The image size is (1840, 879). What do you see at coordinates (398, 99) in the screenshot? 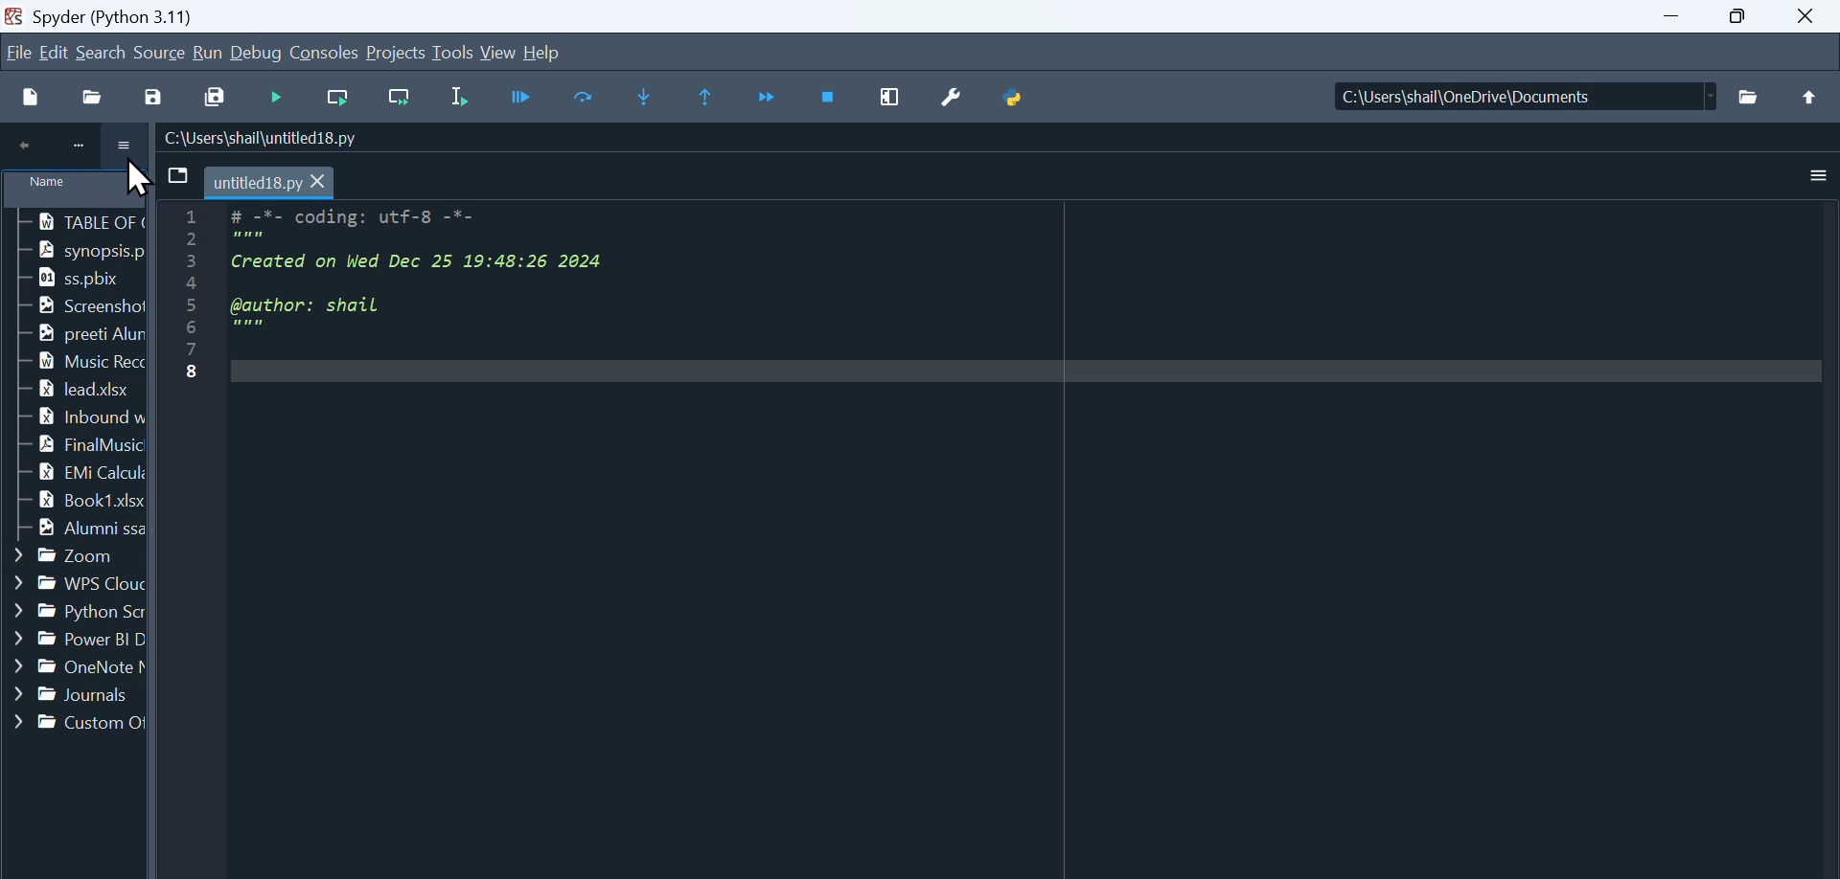
I see `Run current file and go to the next one` at bounding box center [398, 99].